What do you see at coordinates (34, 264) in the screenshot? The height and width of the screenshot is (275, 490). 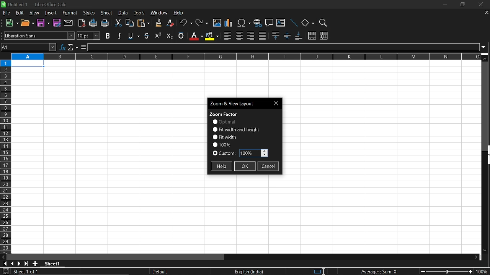 I see `add sheet` at bounding box center [34, 264].